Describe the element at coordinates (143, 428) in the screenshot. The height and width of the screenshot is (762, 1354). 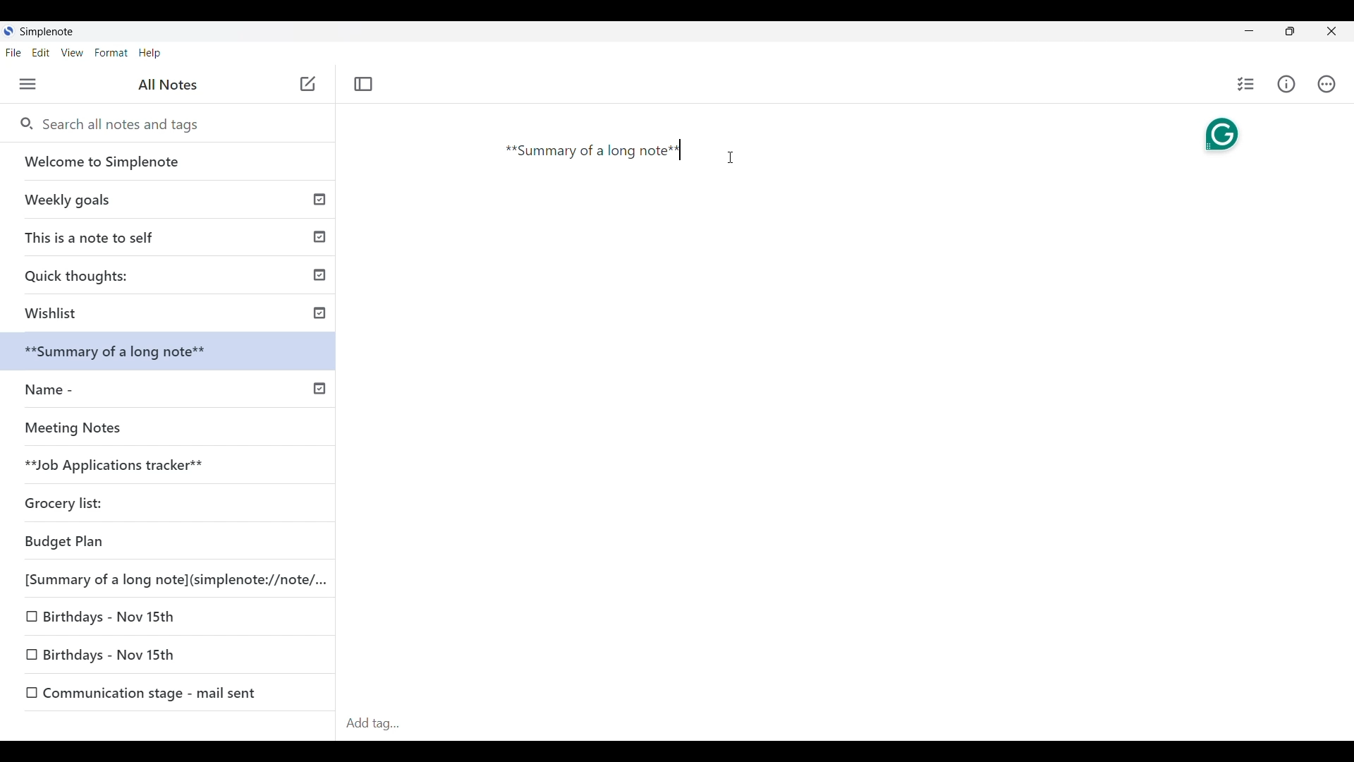
I see `Meeting notes` at that location.